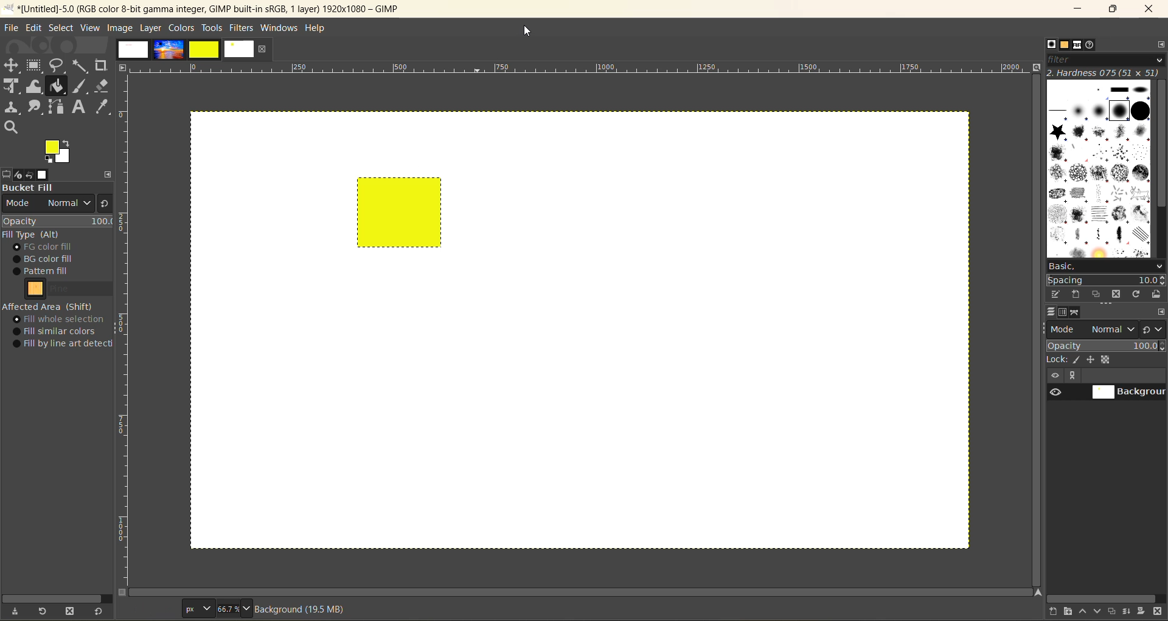  What do you see at coordinates (408, 216) in the screenshot?
I see `selection filled with solid yellow` at bounding box center [408, 216].